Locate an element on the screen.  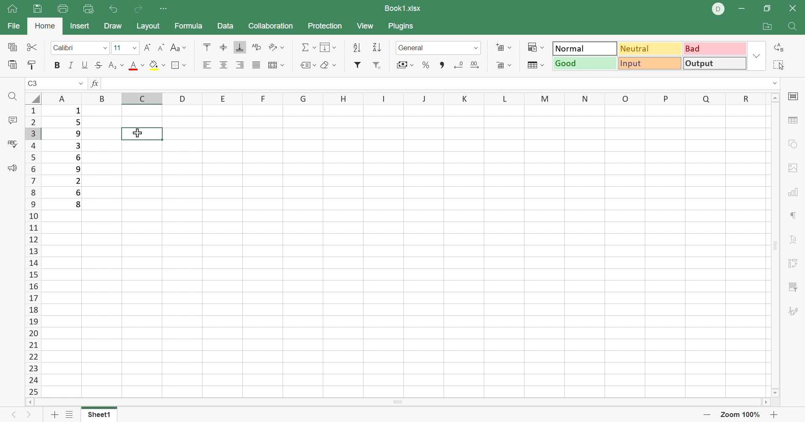
Zoom out is located at coordinates (705, 416).